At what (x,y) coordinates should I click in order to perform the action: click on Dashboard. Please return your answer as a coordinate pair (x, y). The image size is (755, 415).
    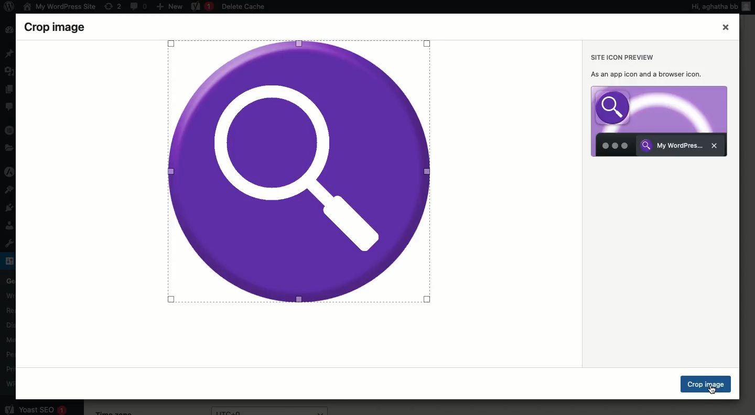
    Looking at the image, I should click on (8, 30).